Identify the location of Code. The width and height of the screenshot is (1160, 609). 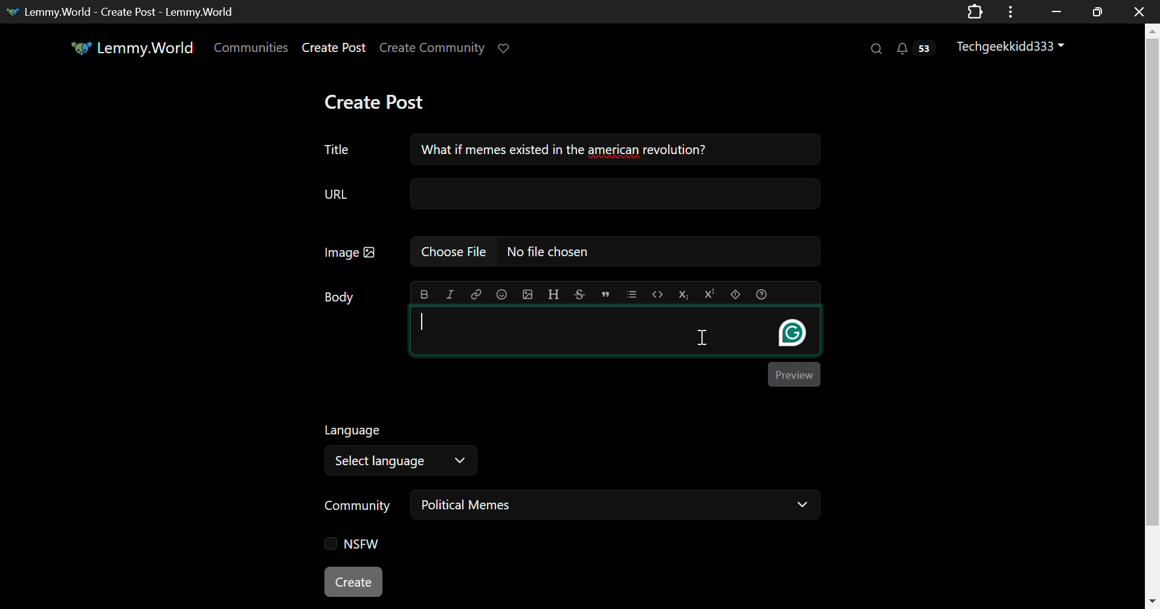
(657, 294).